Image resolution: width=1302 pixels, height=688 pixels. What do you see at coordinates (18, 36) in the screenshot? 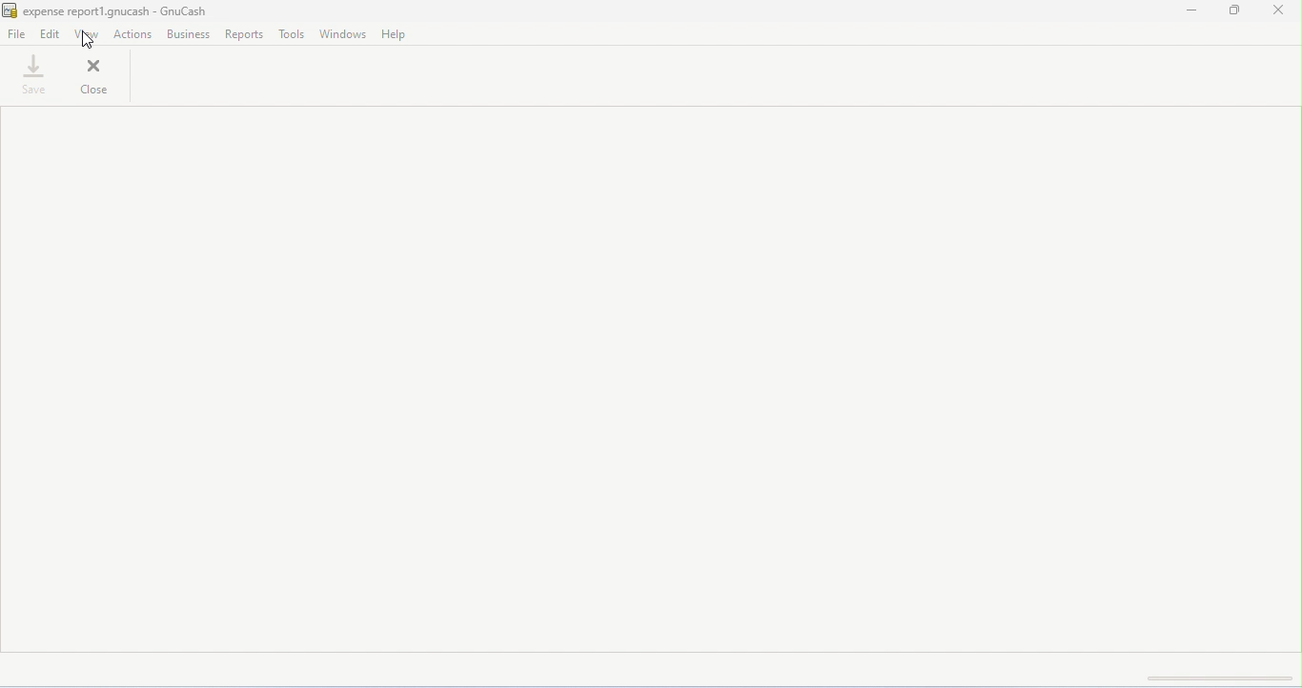
I see `file` at bounding box center [18, 36].